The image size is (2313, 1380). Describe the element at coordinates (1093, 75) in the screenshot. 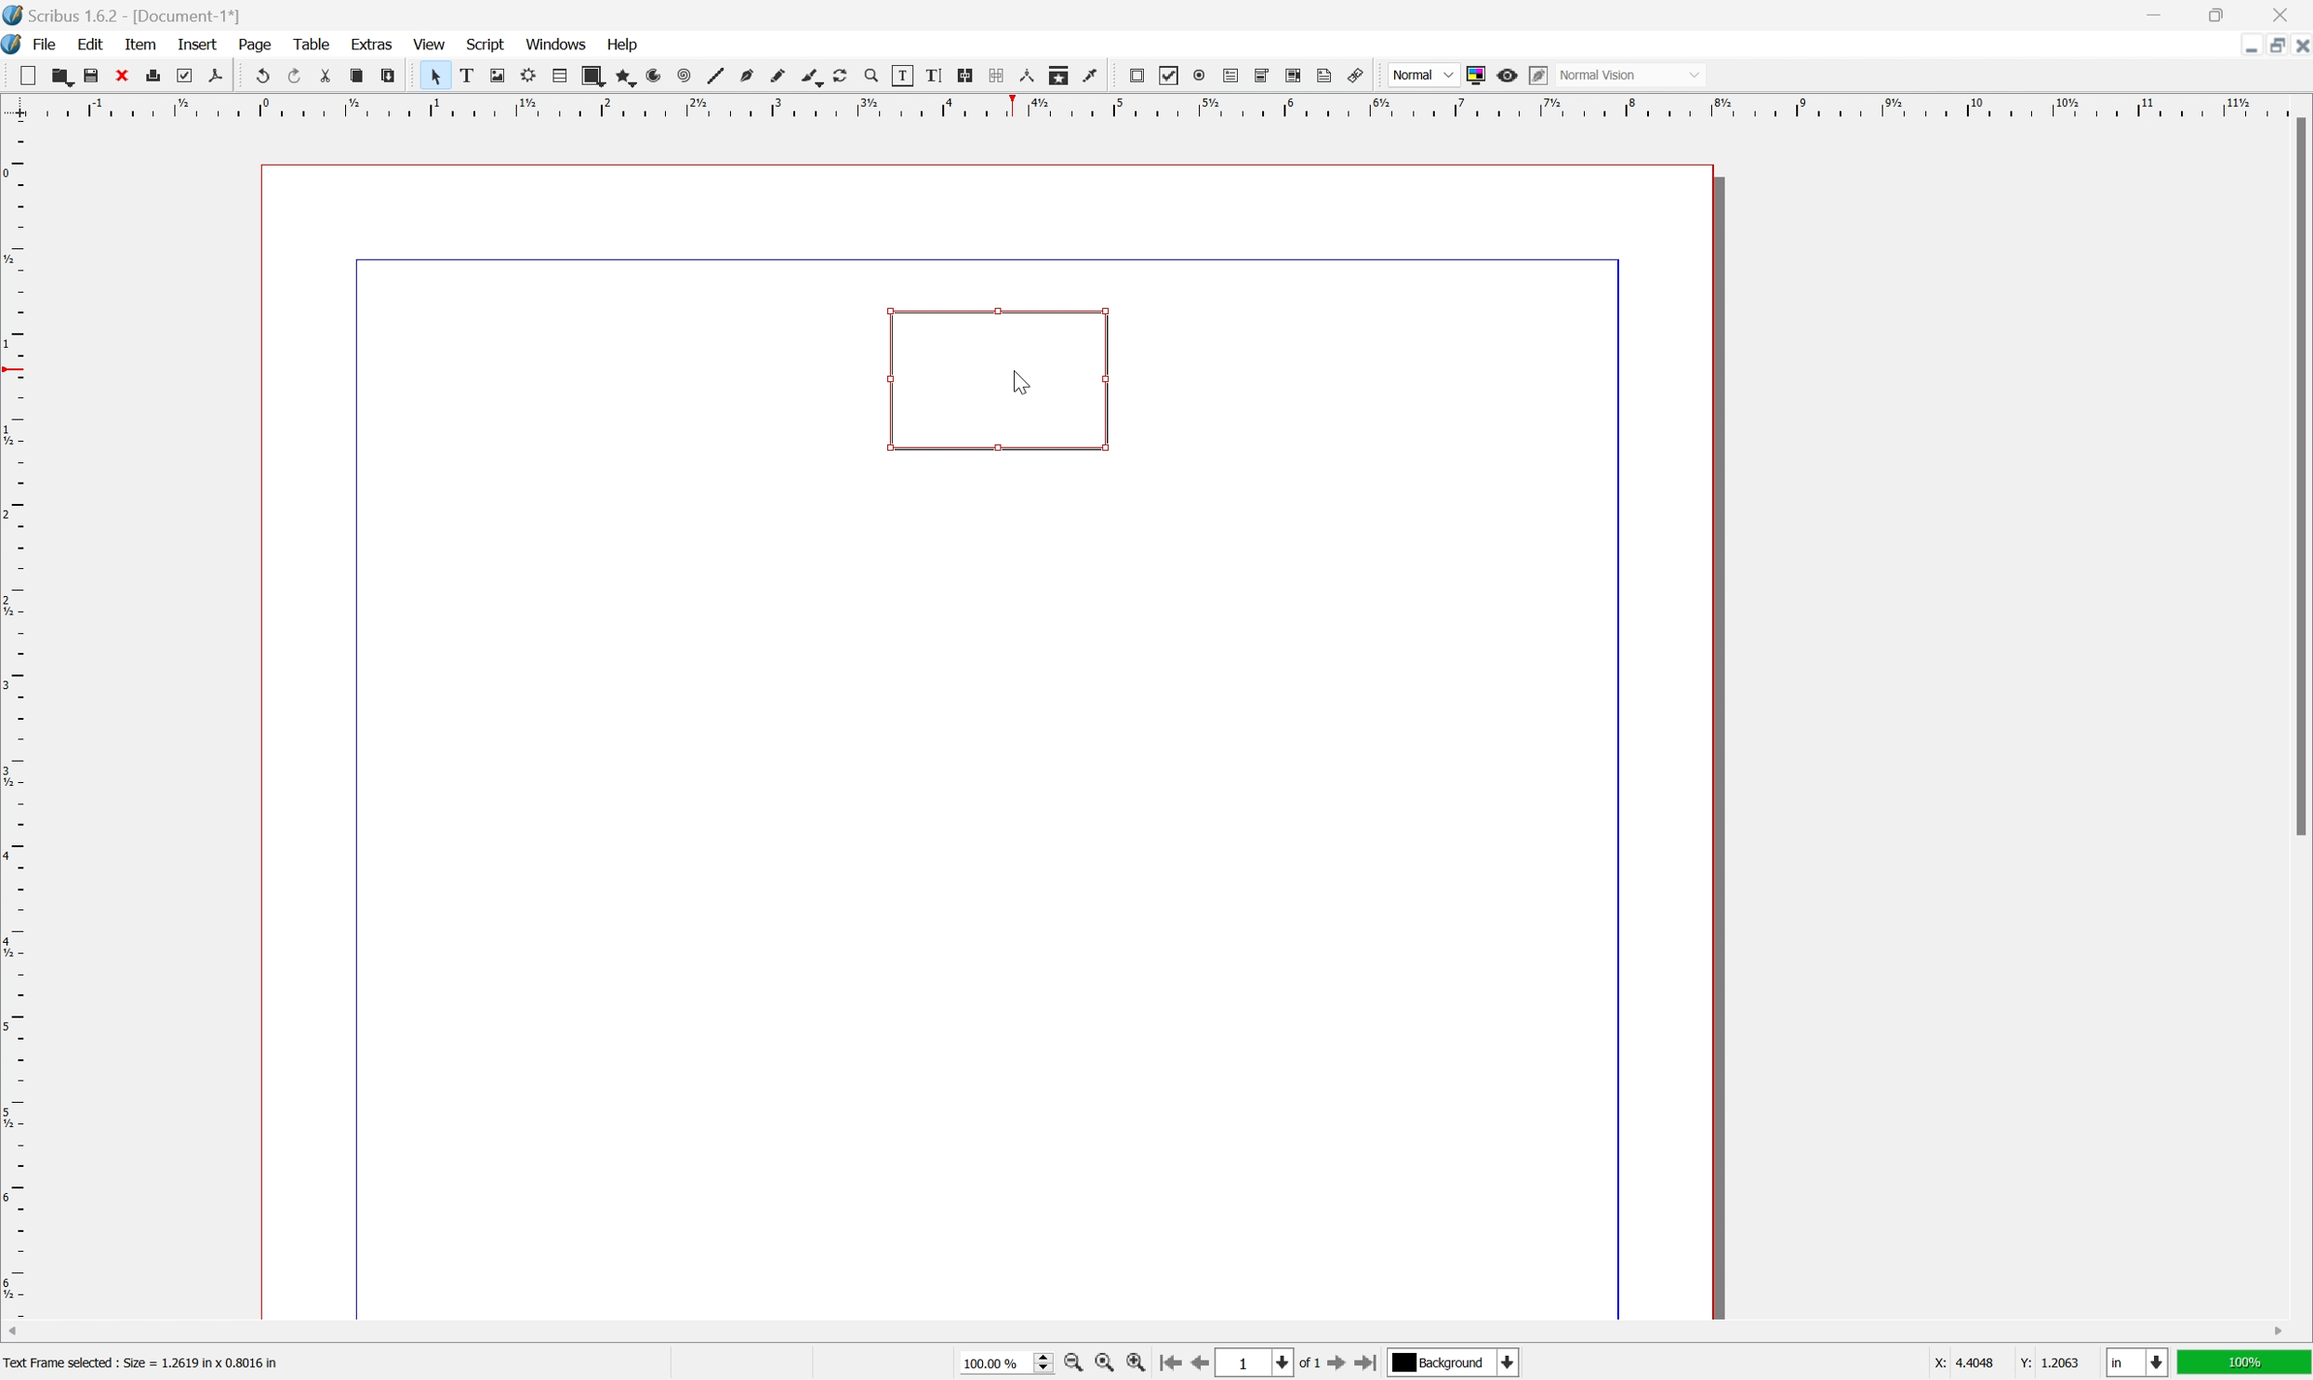

I see `eye dropper` at that location.